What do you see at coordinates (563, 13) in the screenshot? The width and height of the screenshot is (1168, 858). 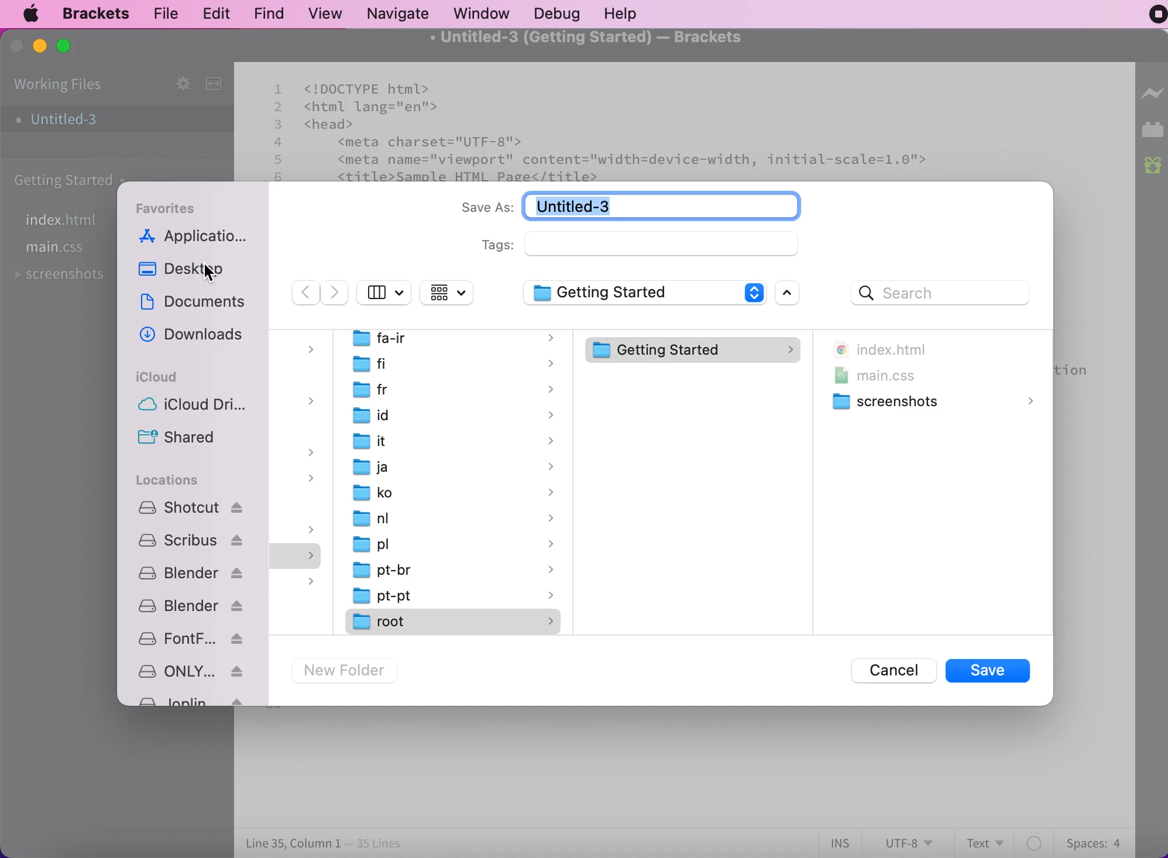 I see `debug` at bounding box center [563, 13].